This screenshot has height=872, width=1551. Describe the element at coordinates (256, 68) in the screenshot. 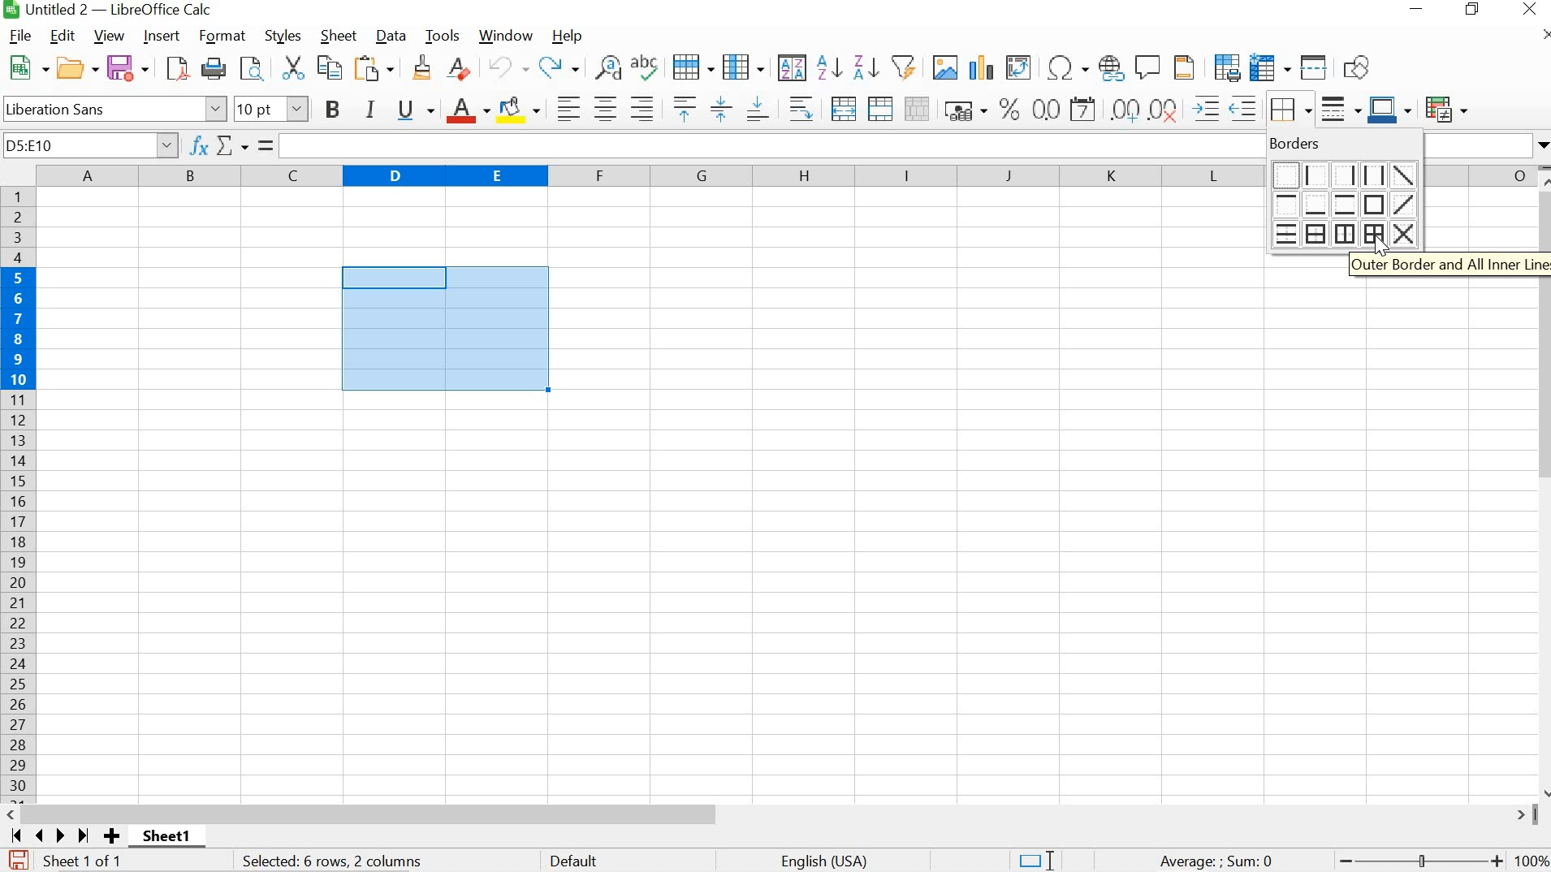

I see `FIND` at that location.